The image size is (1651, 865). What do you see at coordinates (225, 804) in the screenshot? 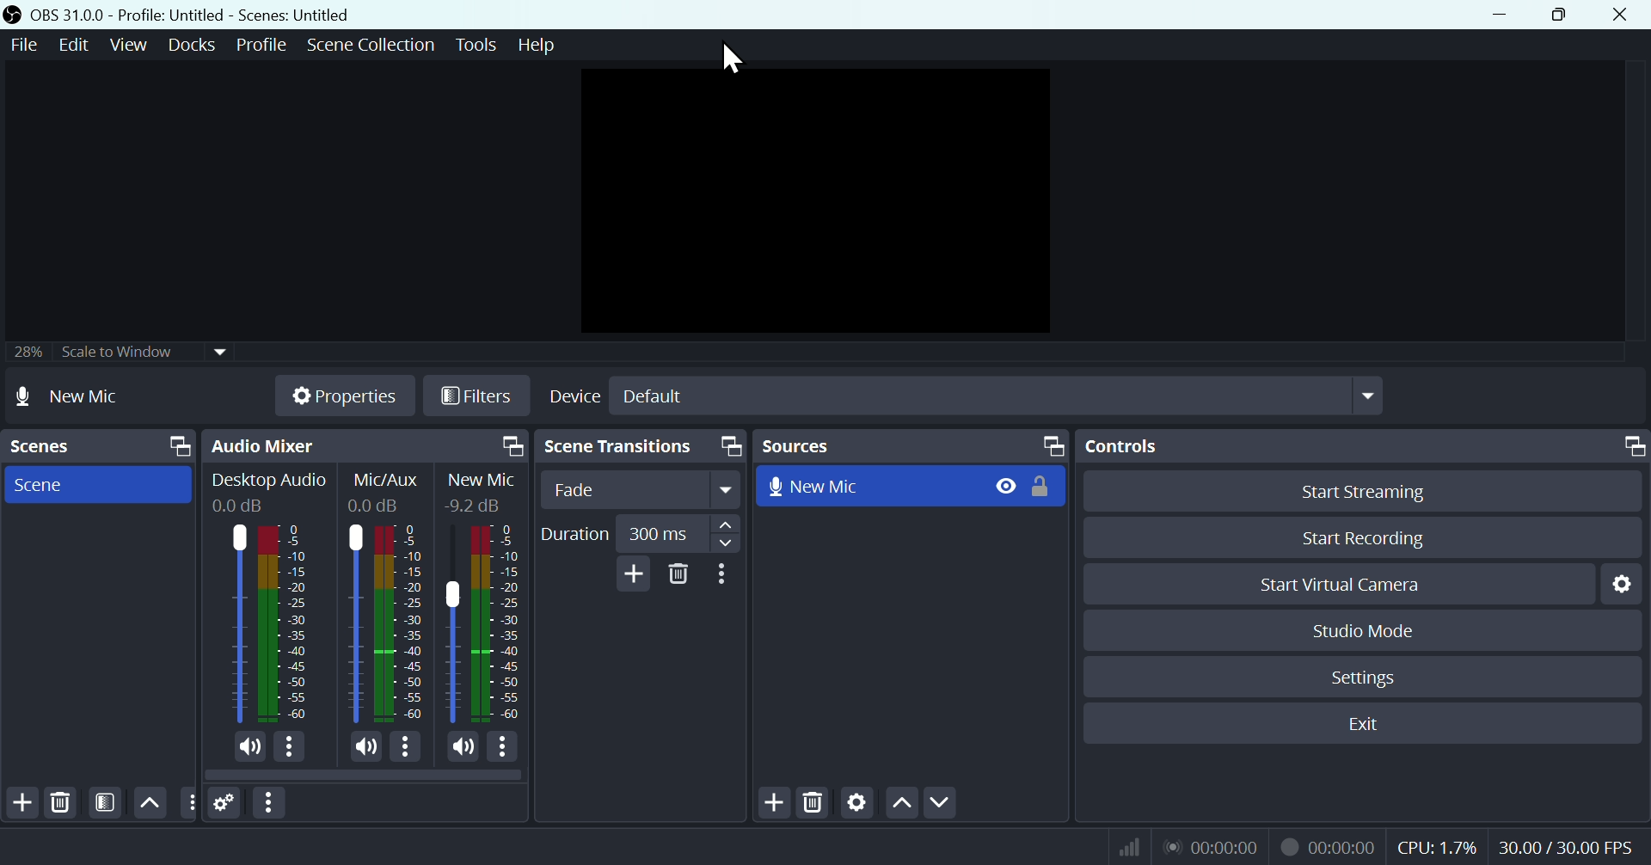
I see `Settings` at bounding box center [225, 804].